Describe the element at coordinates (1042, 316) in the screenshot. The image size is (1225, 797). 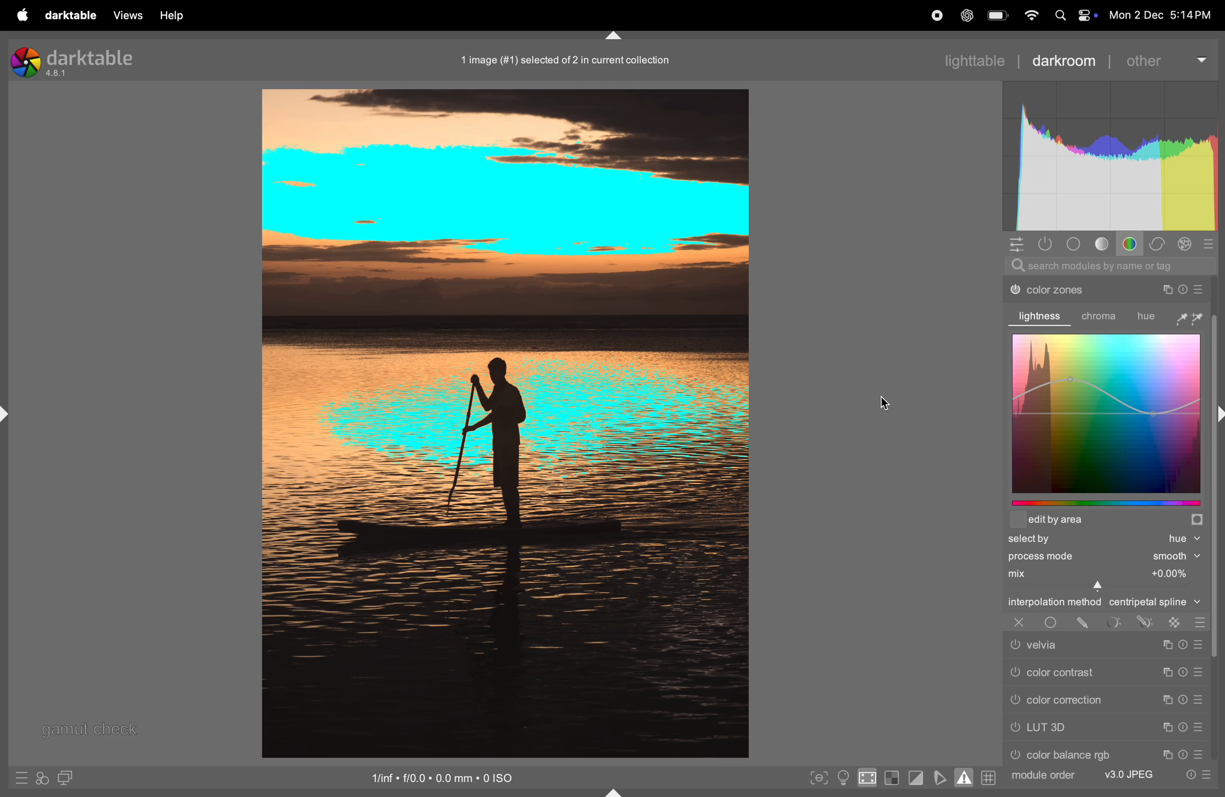
I see `lightness` at that location.